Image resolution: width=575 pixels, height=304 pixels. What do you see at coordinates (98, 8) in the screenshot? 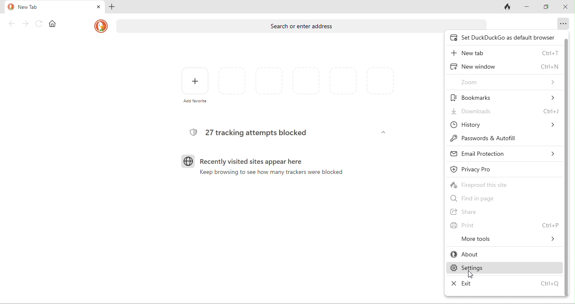
I see `close` at bounding box center [98, 8].